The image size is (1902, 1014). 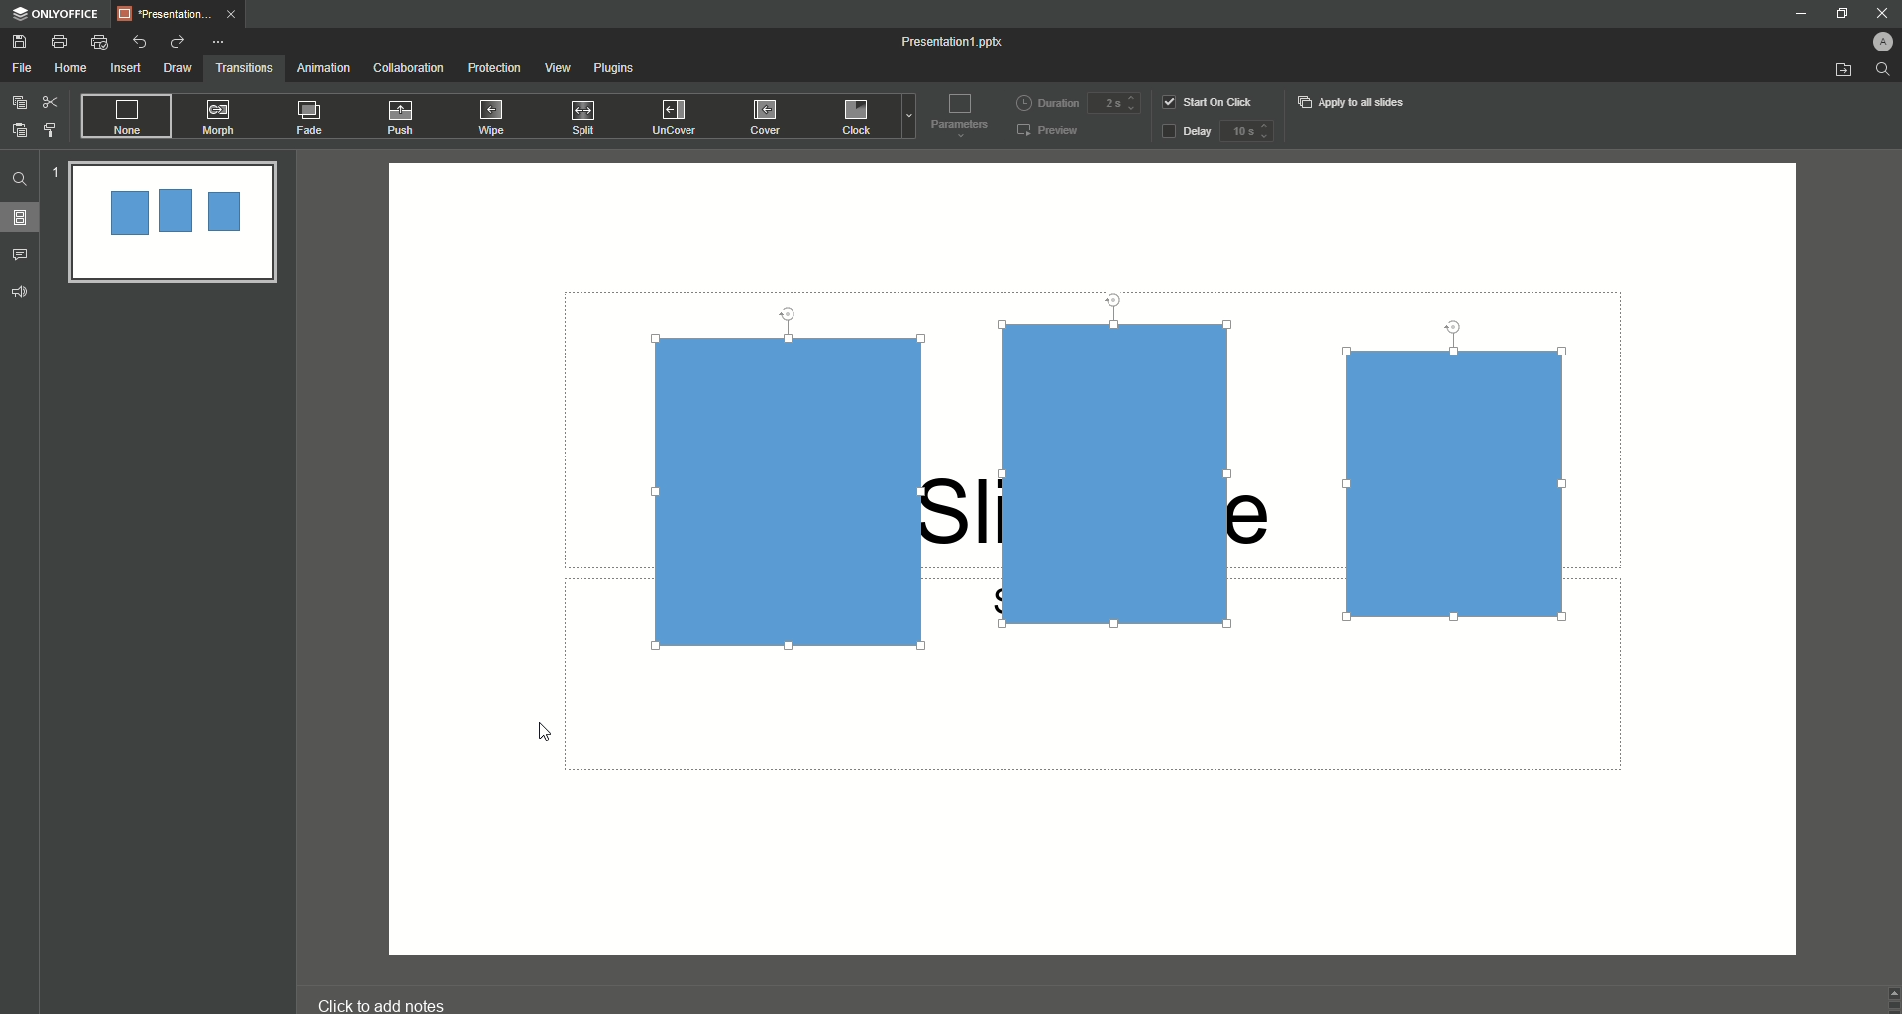 I want to click on Duration, so click(x=1047, y=101).